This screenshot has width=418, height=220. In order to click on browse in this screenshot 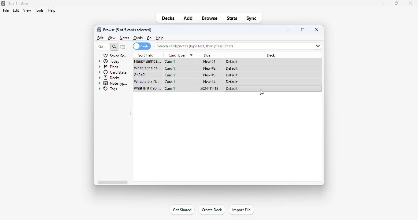, I will do `click(210, 18)`.